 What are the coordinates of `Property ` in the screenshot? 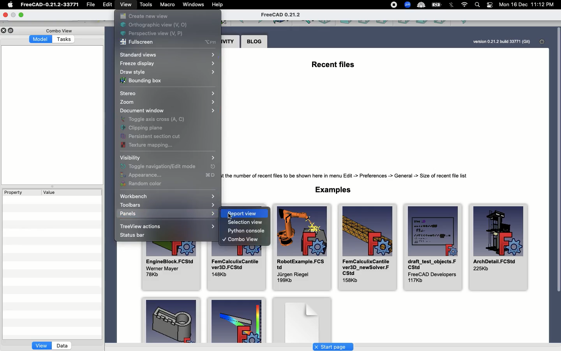 It's located at (17, 192).